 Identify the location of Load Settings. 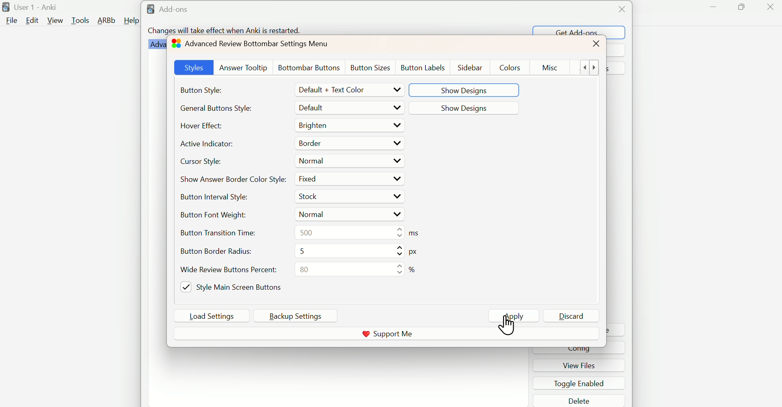
(216, 316).